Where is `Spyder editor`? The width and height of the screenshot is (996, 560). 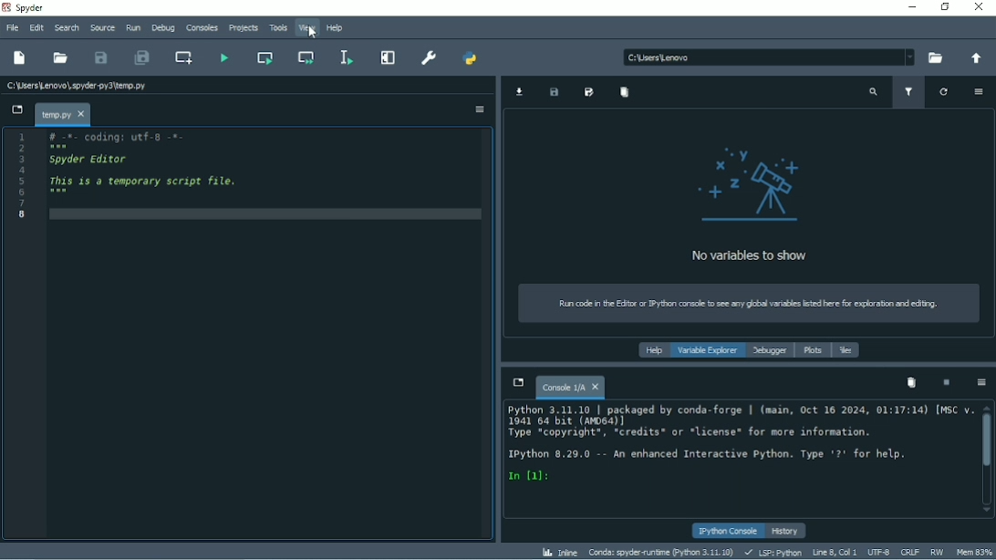
Spyder editor is located at coordinates (91, 160).